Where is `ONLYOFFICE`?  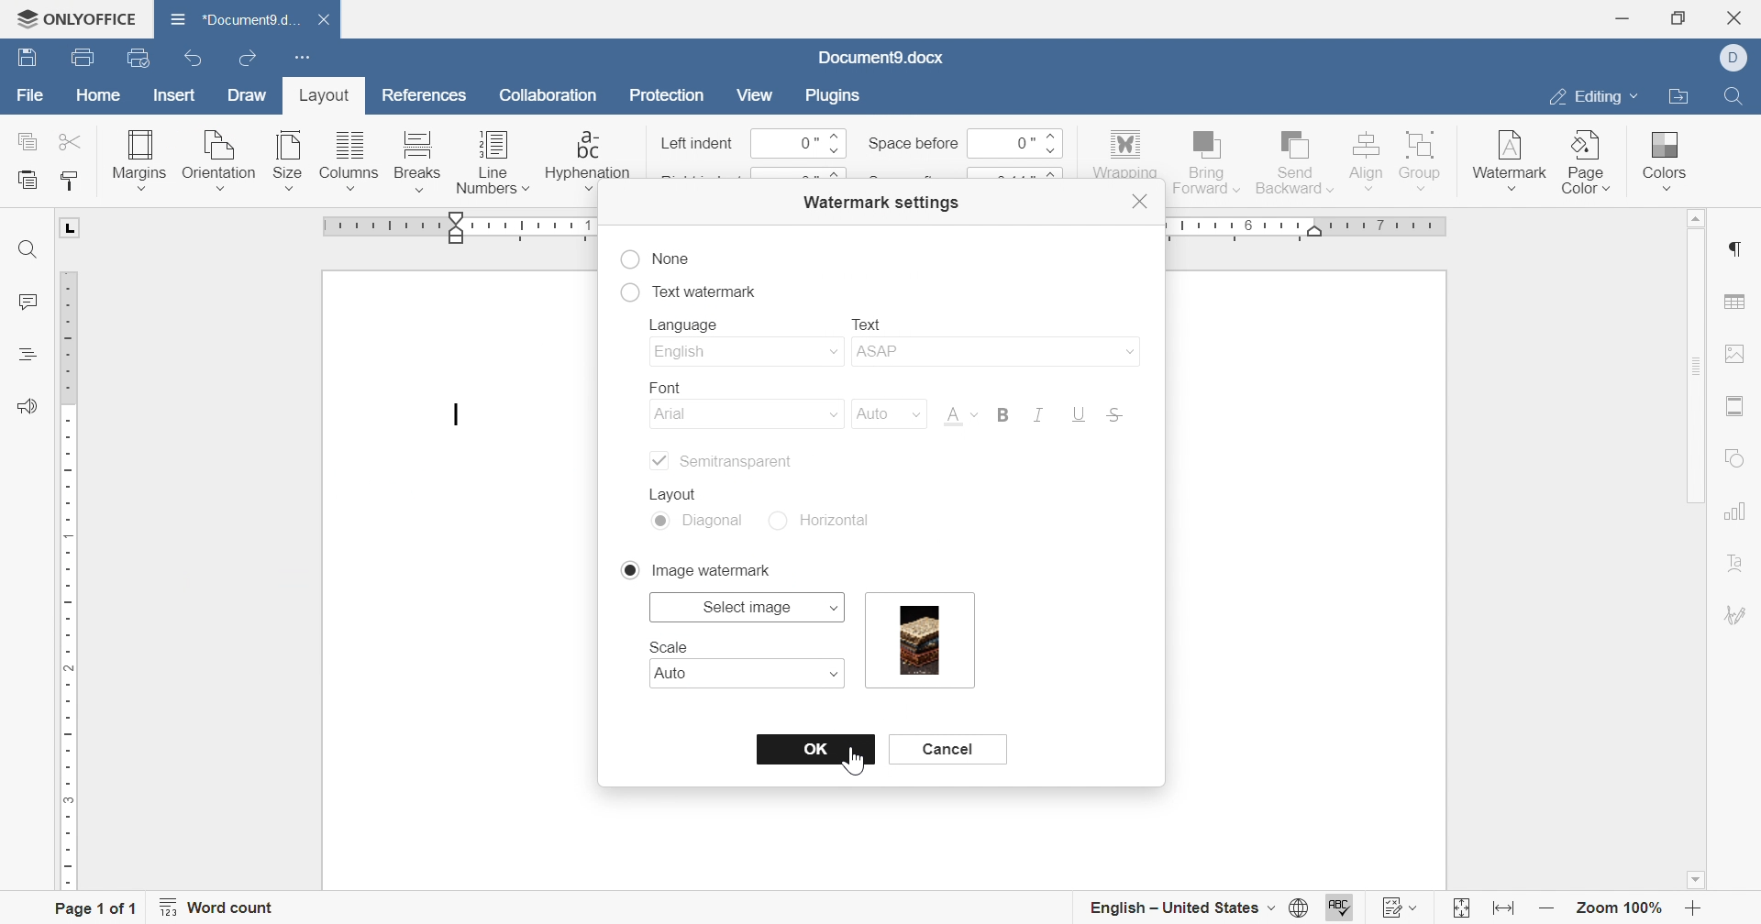
ONLYOFFICE is located at coordinates (75, 16).